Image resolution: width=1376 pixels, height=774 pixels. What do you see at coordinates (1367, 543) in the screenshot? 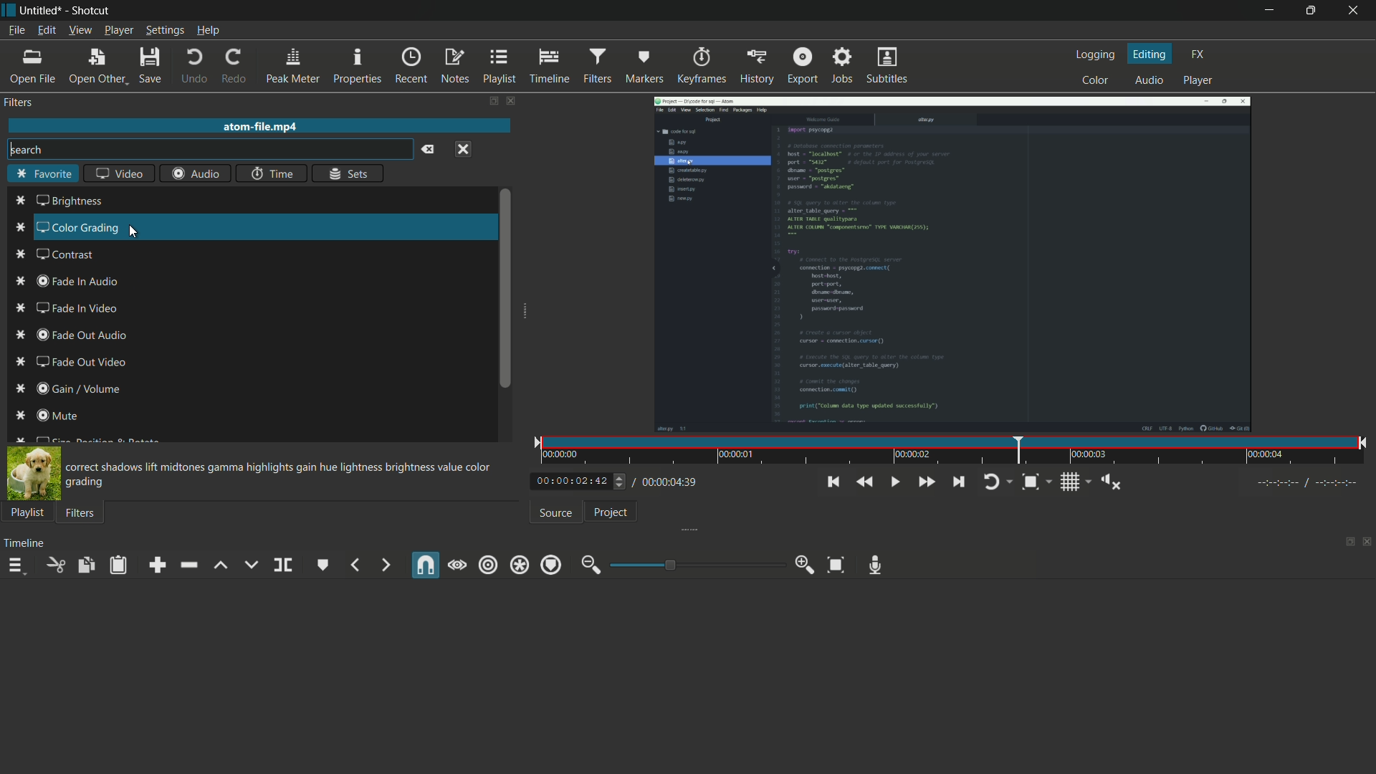
I see `close timeline` at bounding box center [1367, 543].